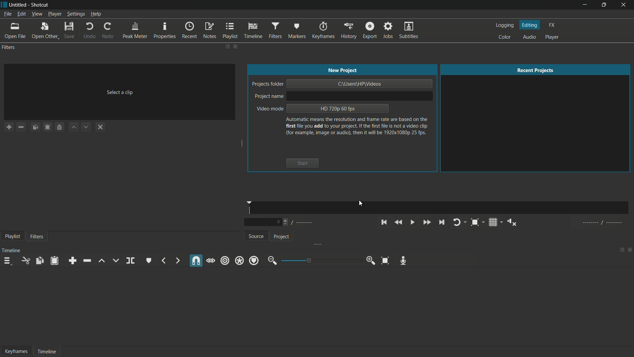 This screenshot has height=357, width=634. I want to click on filters, so click(275, 31).